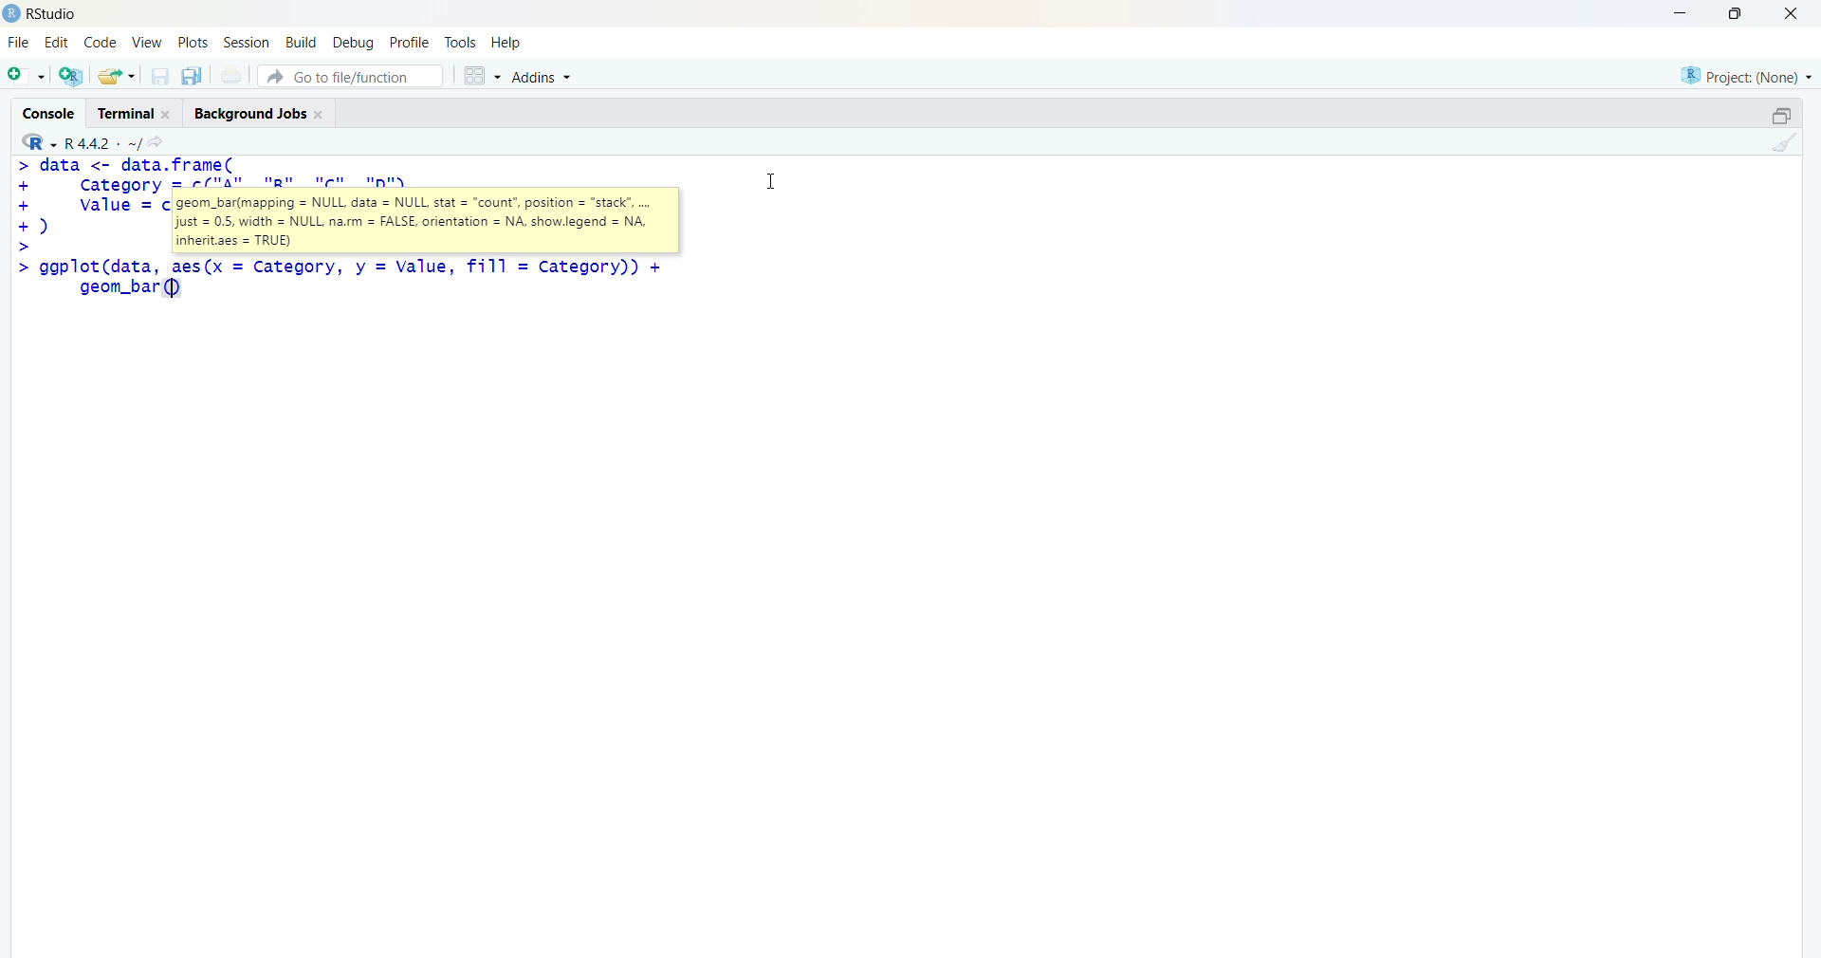 This screenshot has width=1821, height=958. I want to click on minimize, so click(1686, 13).